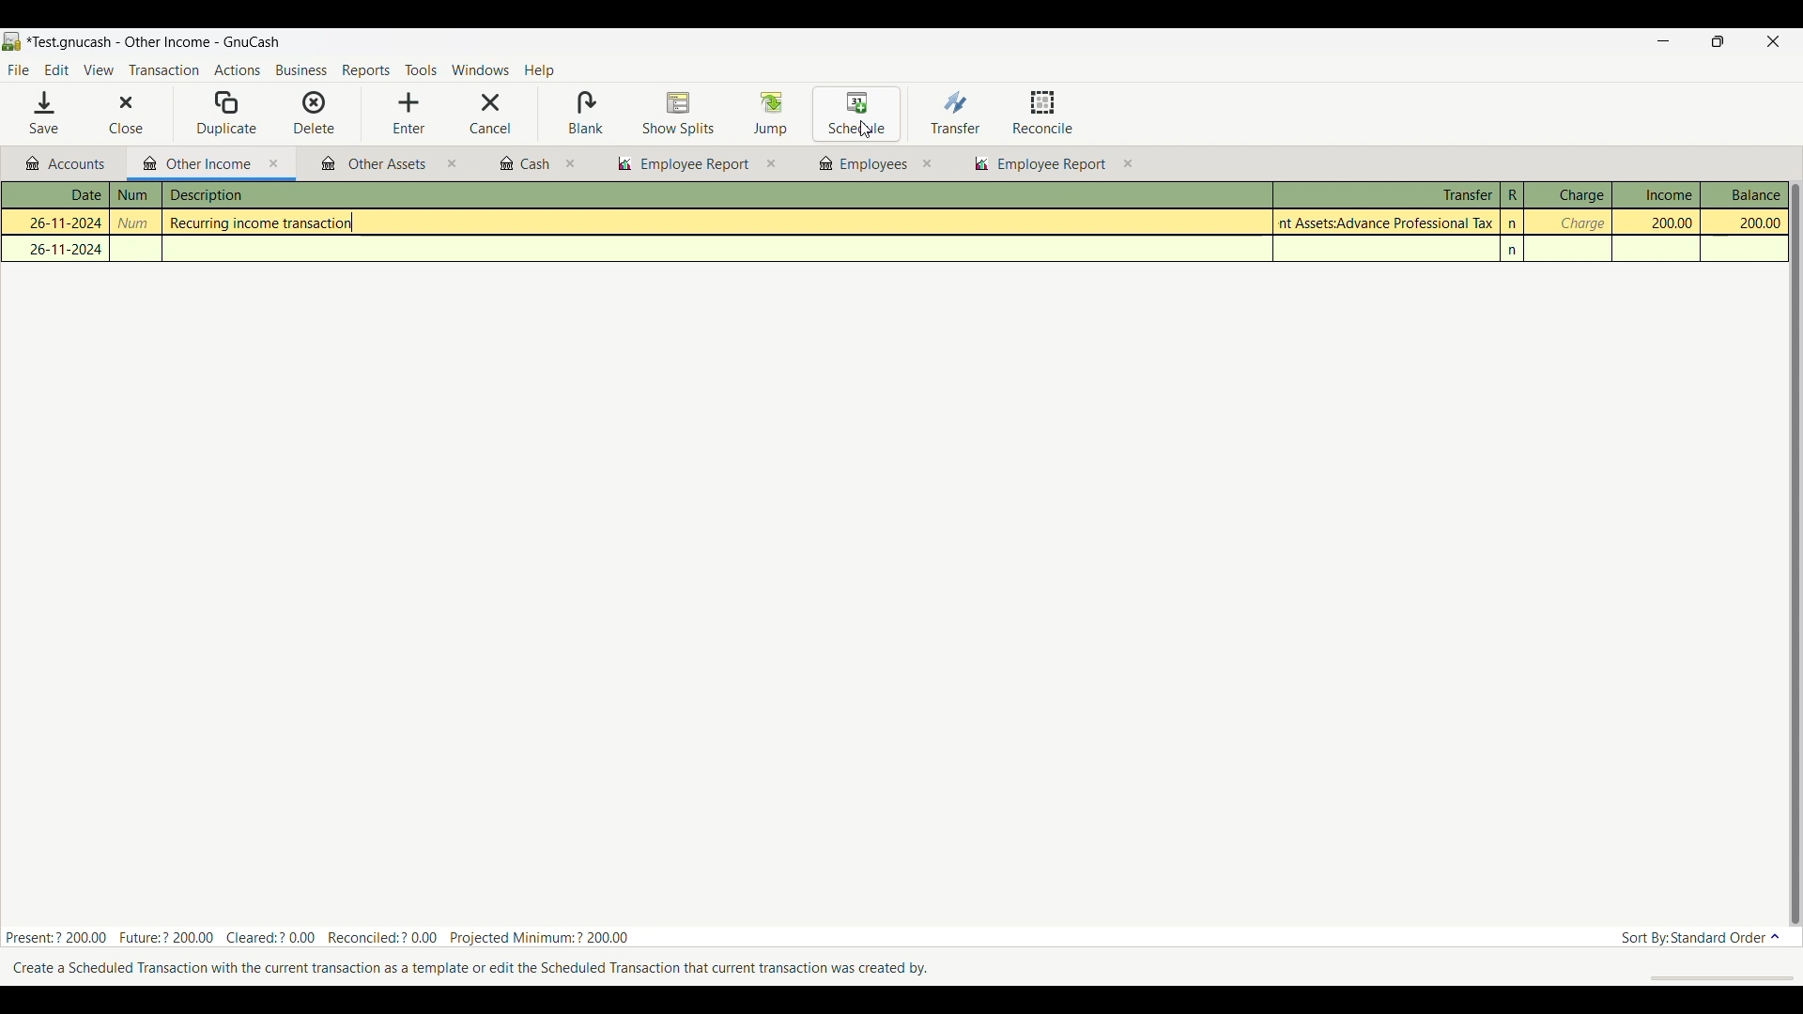 This screenshot has height=1014, width=1803. I want to click on Help menu, so click(540, 71).